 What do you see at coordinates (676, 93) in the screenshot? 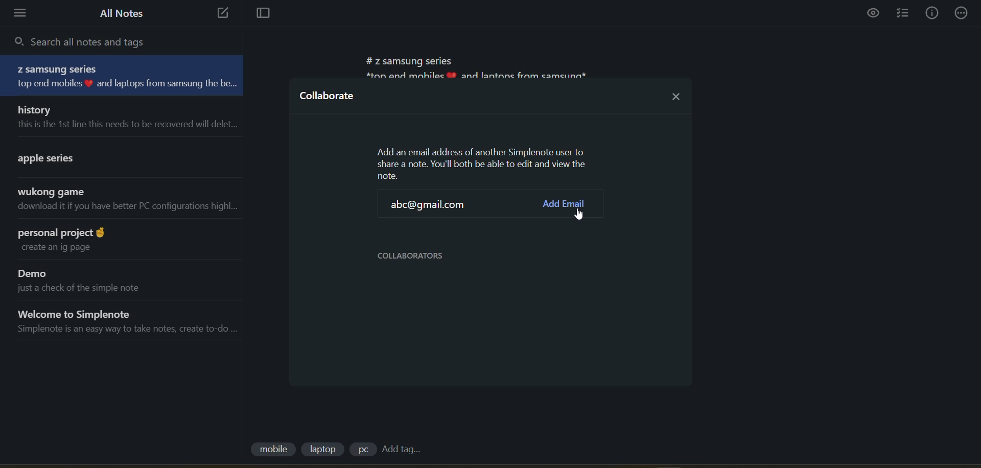
I see `close` at bounding box center [676, 93].